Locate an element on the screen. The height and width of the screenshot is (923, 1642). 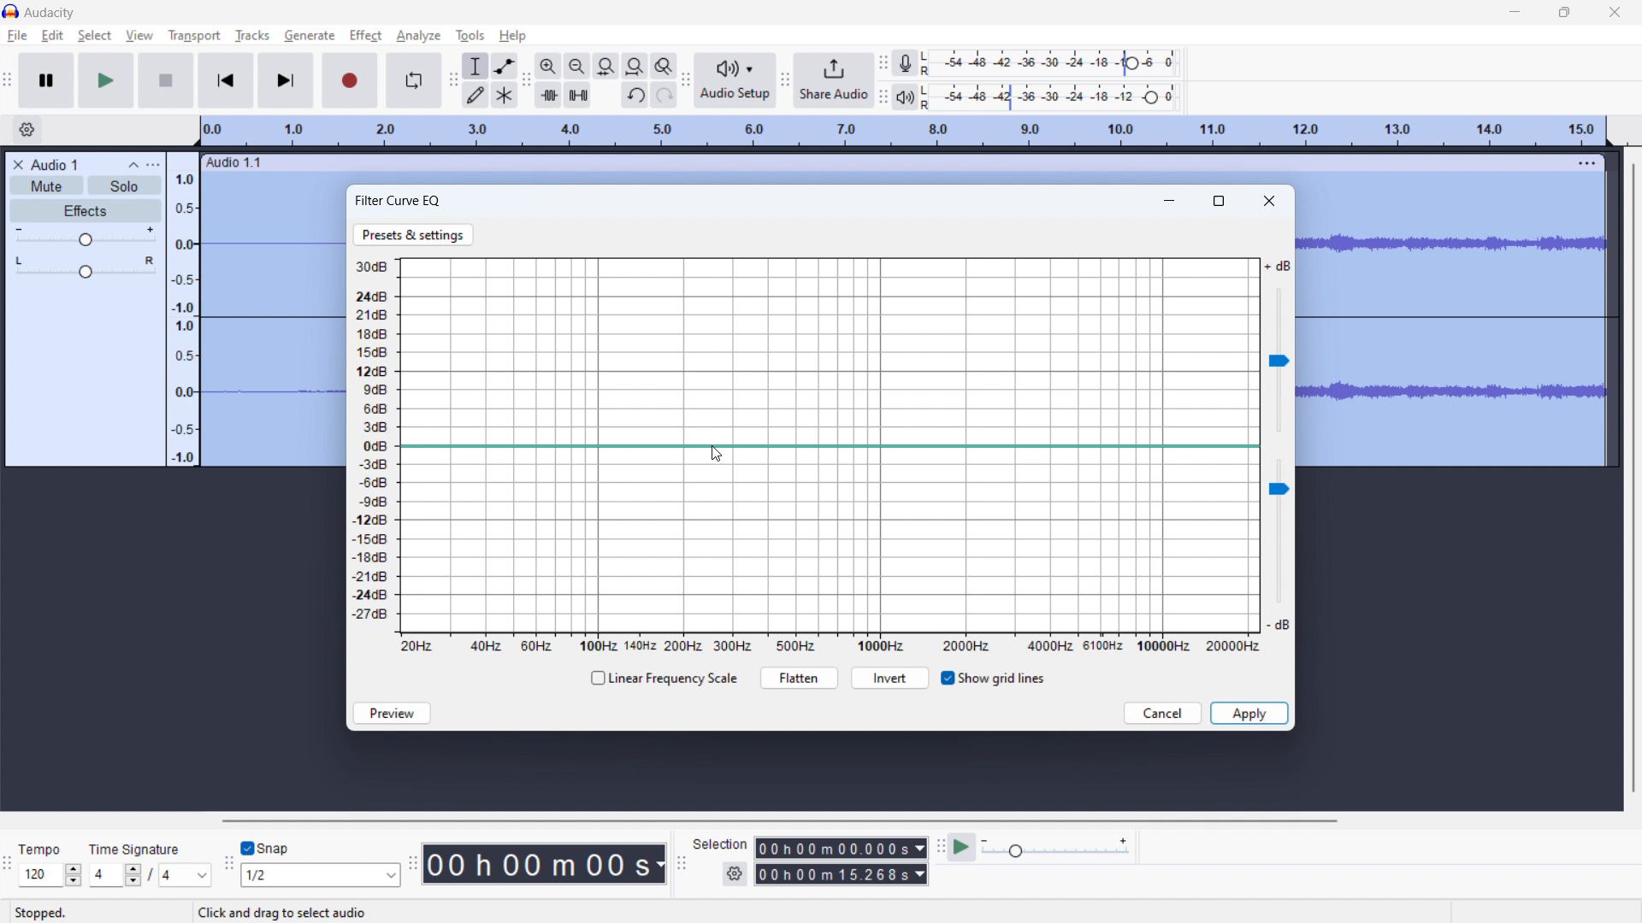
1/2 (select snapping) is located at coordinates (322, 874).